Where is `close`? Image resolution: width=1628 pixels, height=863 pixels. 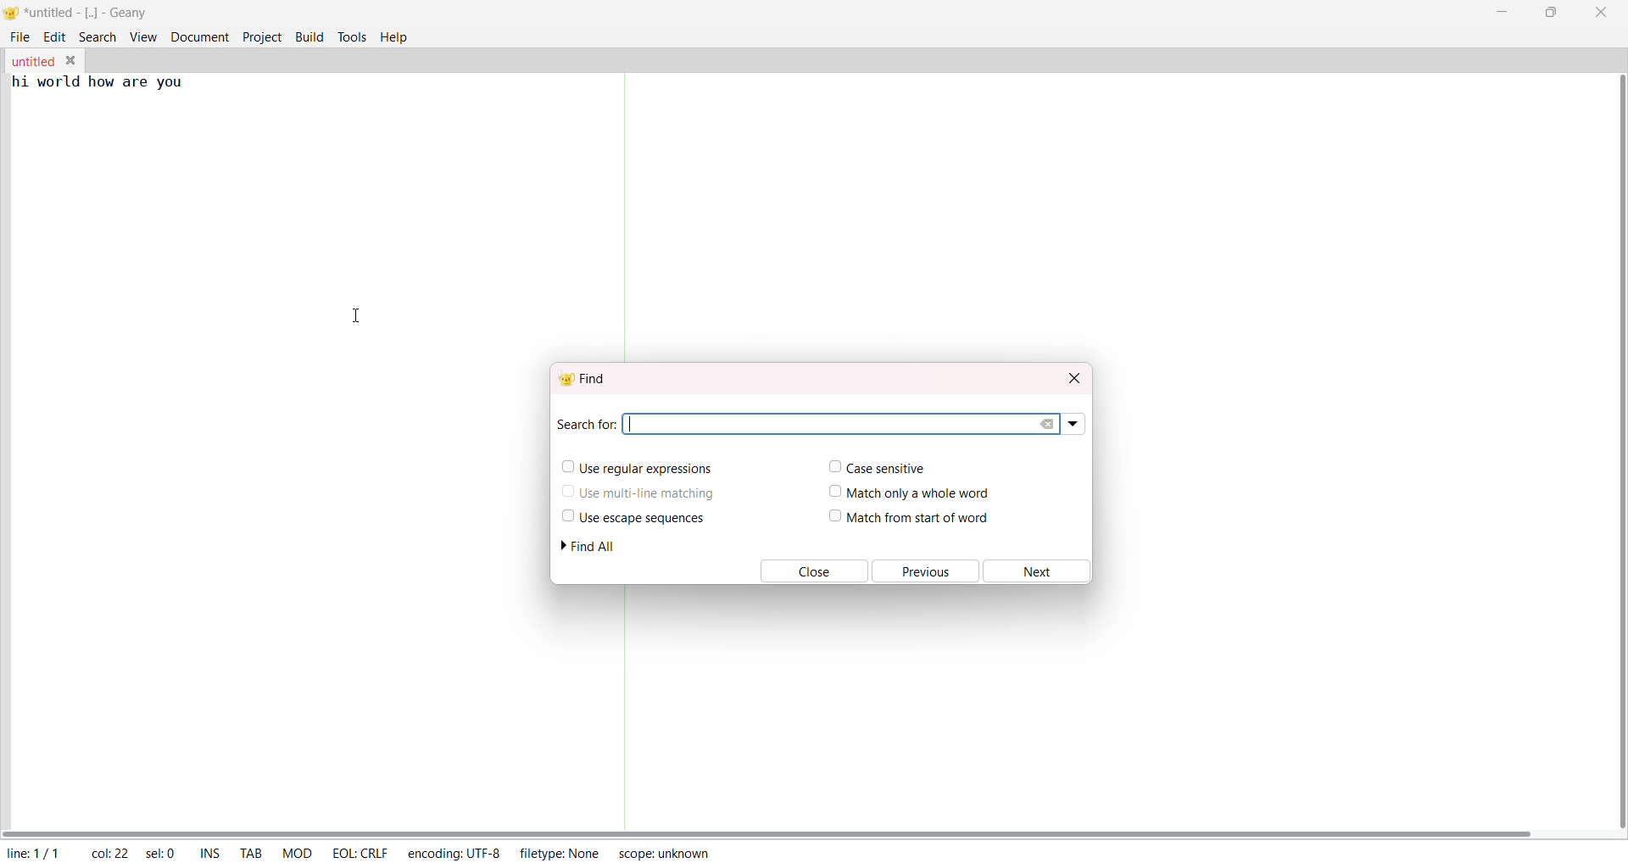
close is located at coordinates (1601, 14).